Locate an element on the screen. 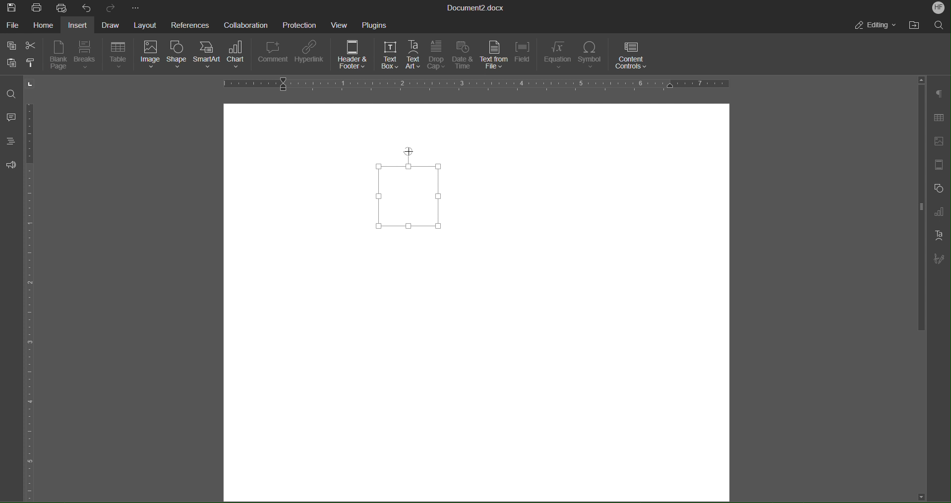  Signature is located at coordinates (938, 259).